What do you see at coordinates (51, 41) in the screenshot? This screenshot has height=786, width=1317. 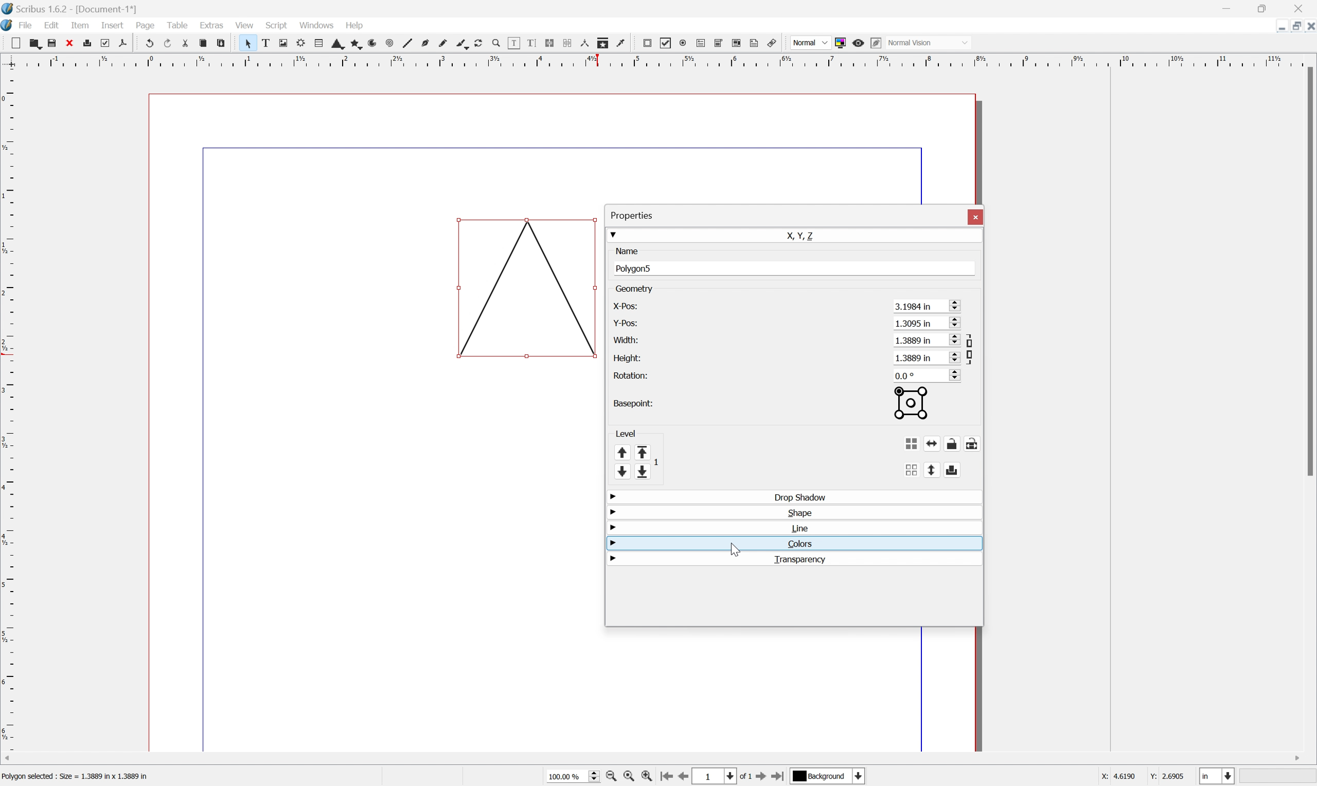 I see `Save` at bounding box center [51, 41].